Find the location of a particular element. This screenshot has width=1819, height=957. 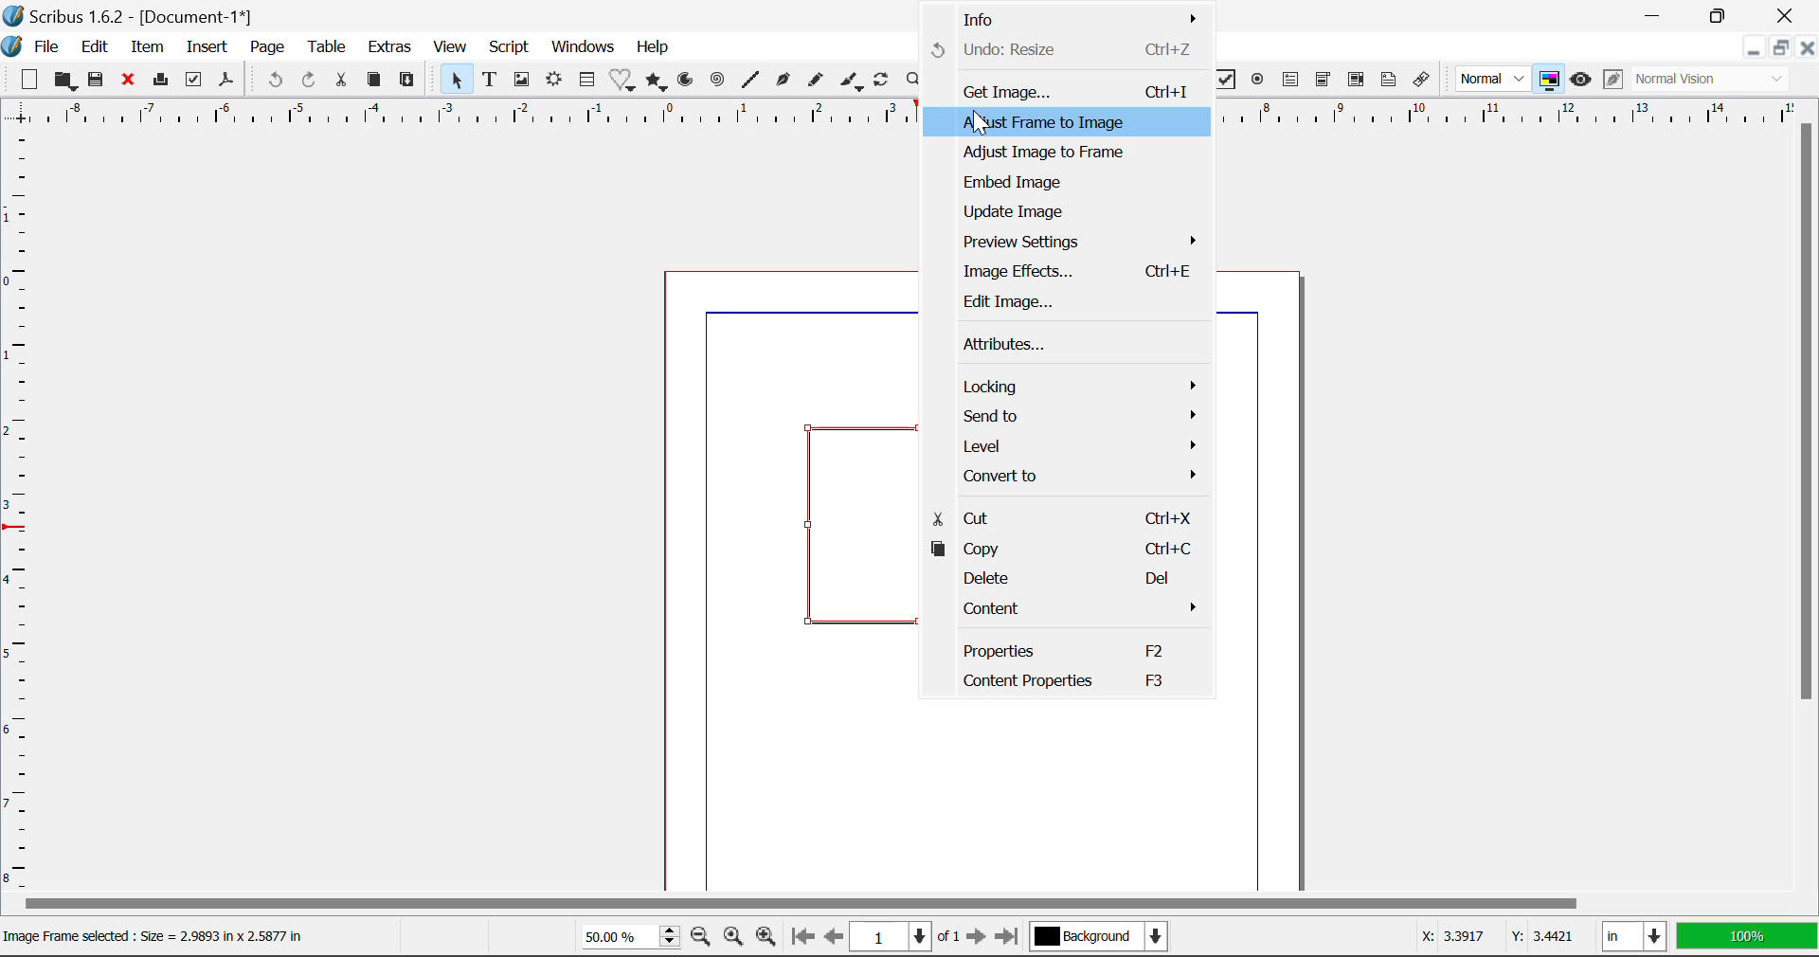

Windows is located at coordinates (585, 45).